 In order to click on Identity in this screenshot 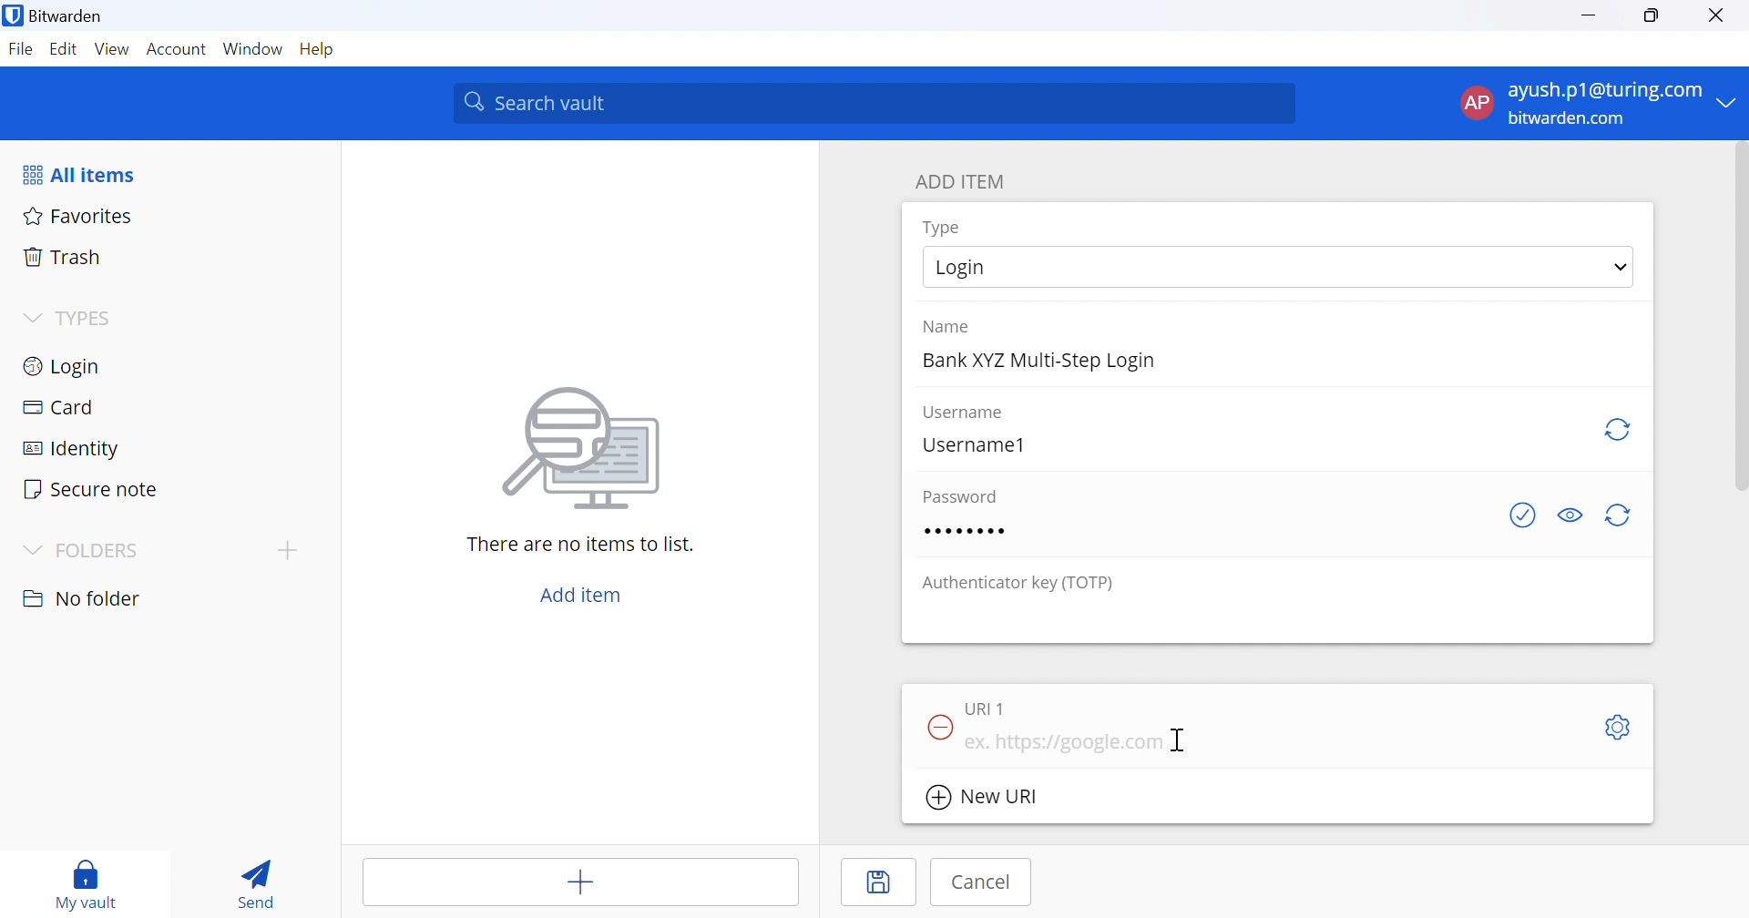, I will do `click(72, 448)`.